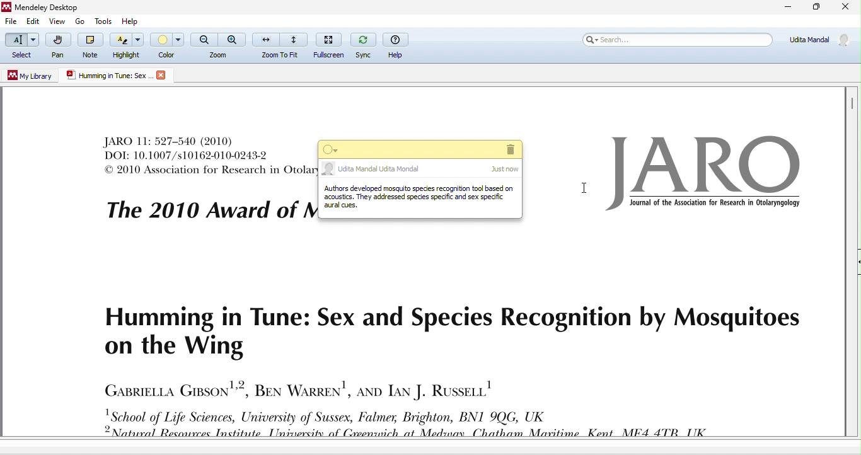 The image size is (861, 455). Describe the element at coordinates (127, 46) in the screenshot. I see `highlight` at that location.